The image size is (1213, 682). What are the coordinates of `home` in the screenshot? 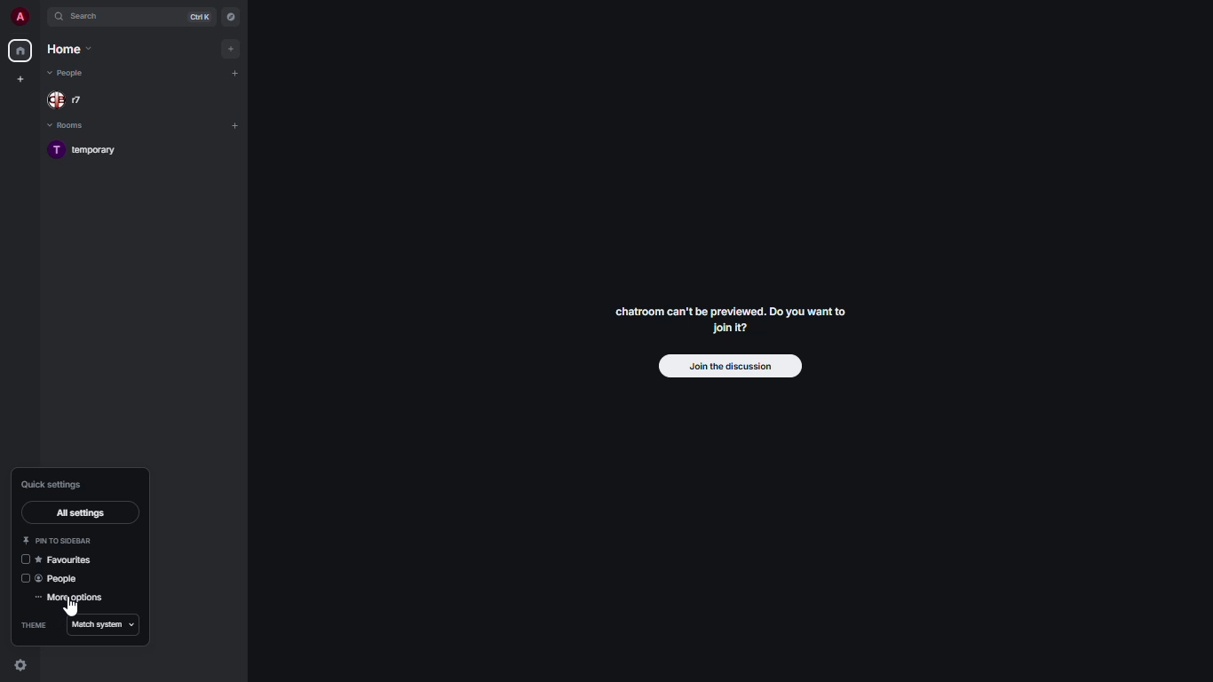 It's located at (71, 47).